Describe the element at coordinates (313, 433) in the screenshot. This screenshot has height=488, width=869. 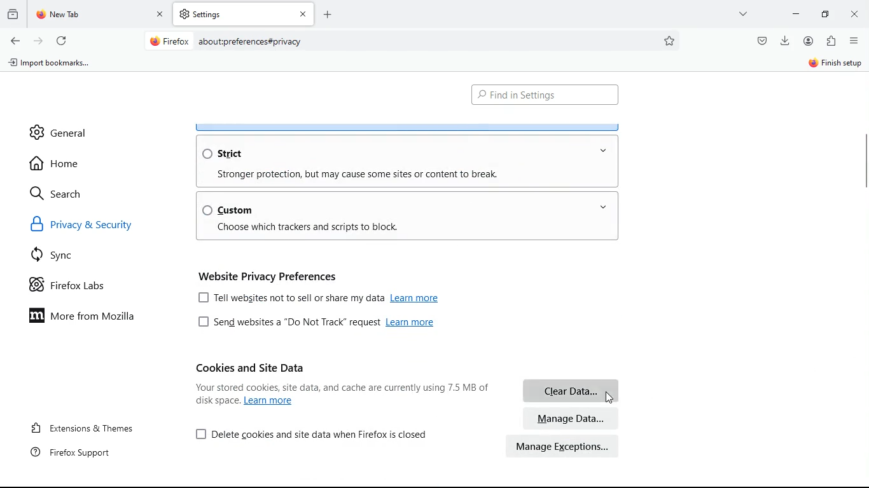
I see `[J Delete cookies and site data when Firefox is closed` at that location.